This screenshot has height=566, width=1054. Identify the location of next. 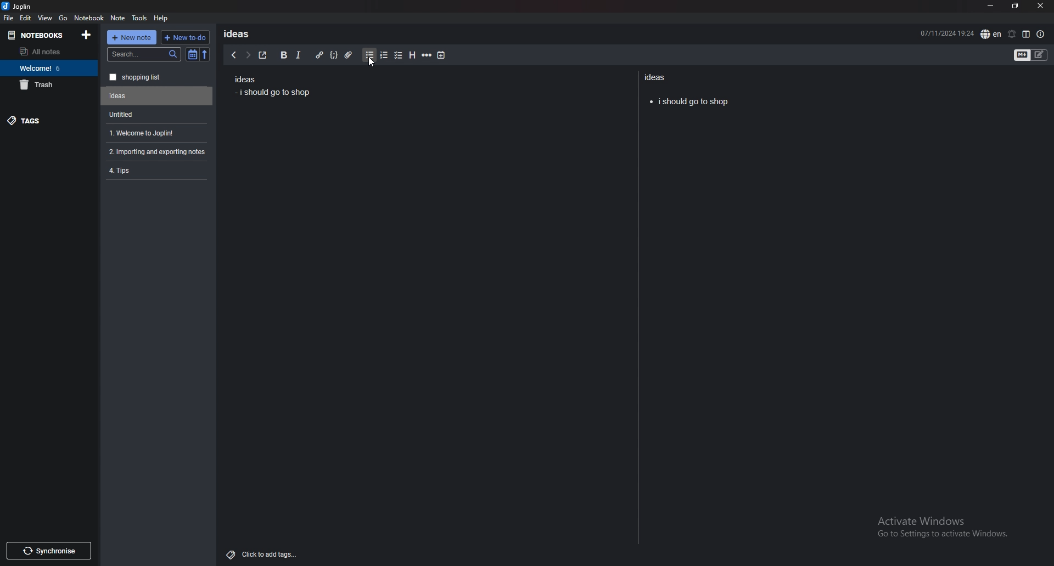
(248, 55).